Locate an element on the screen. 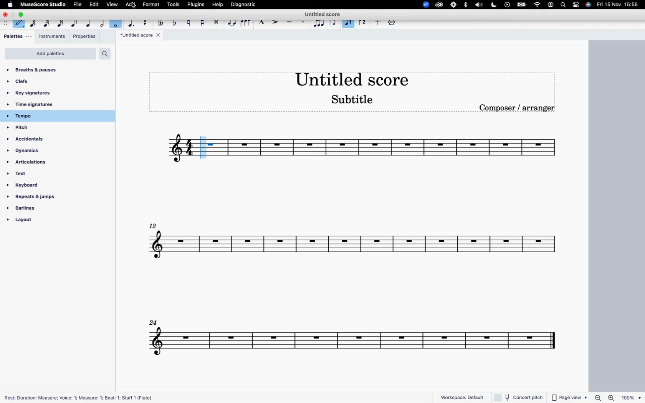  siri is located at coordinates (589, 5).